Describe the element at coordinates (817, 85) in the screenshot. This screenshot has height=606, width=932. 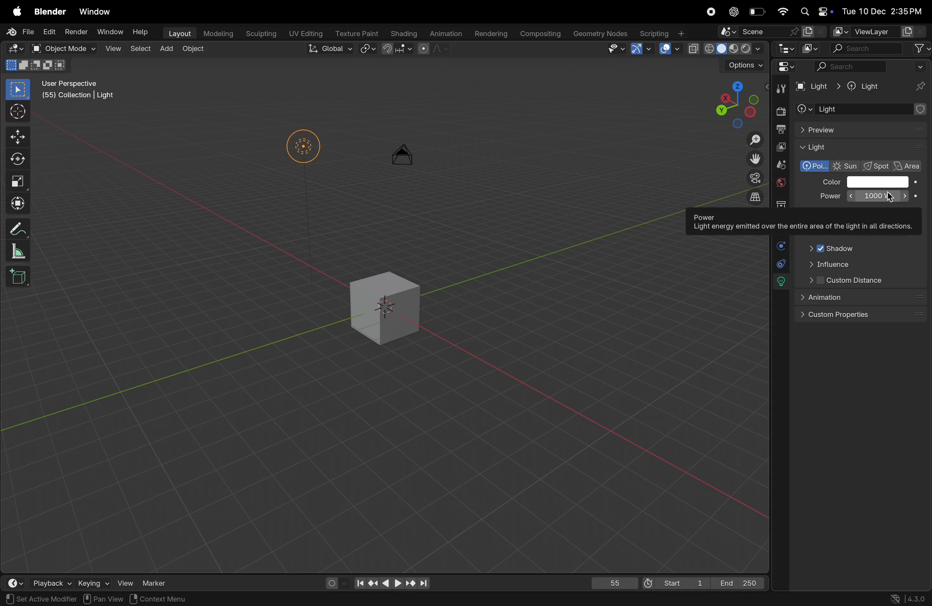
I see `Light` at that location.